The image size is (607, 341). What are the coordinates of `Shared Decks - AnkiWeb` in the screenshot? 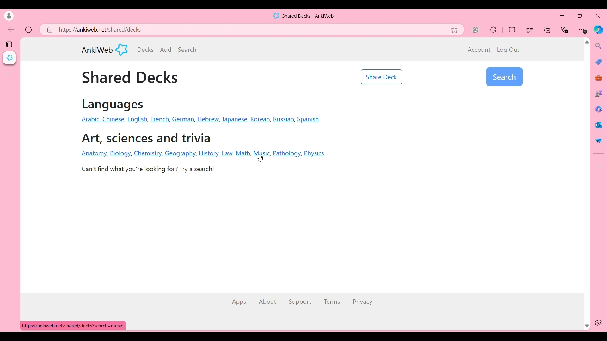 It's located at (309, 16).